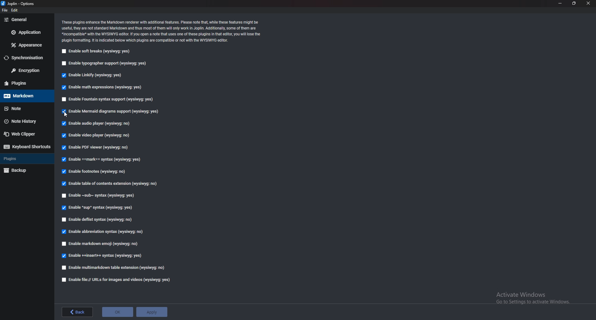 The image size is (596, 320). What do you see at coordinates (26, 134) in the screenshot?
I see `Webclipper` at bounding box center [26, 134].